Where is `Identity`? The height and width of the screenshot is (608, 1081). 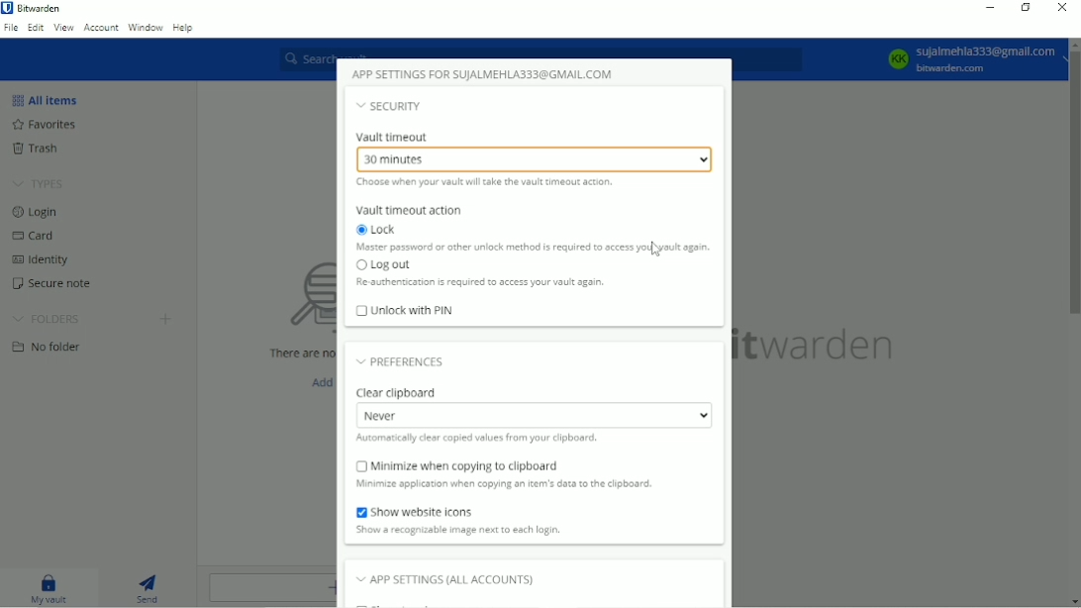
Identity is located at coordinates (50, 257).